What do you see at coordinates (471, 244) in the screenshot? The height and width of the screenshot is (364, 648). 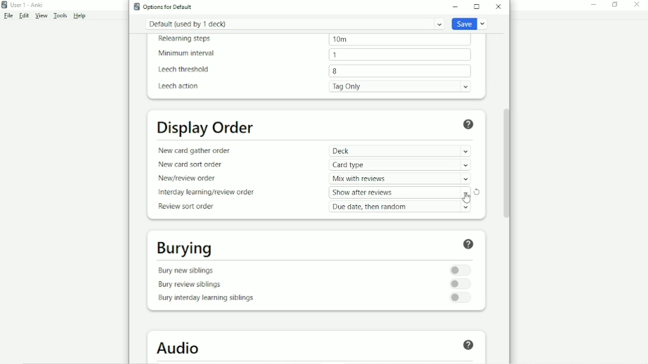 I see `Help` at bounding box center [471, 244].